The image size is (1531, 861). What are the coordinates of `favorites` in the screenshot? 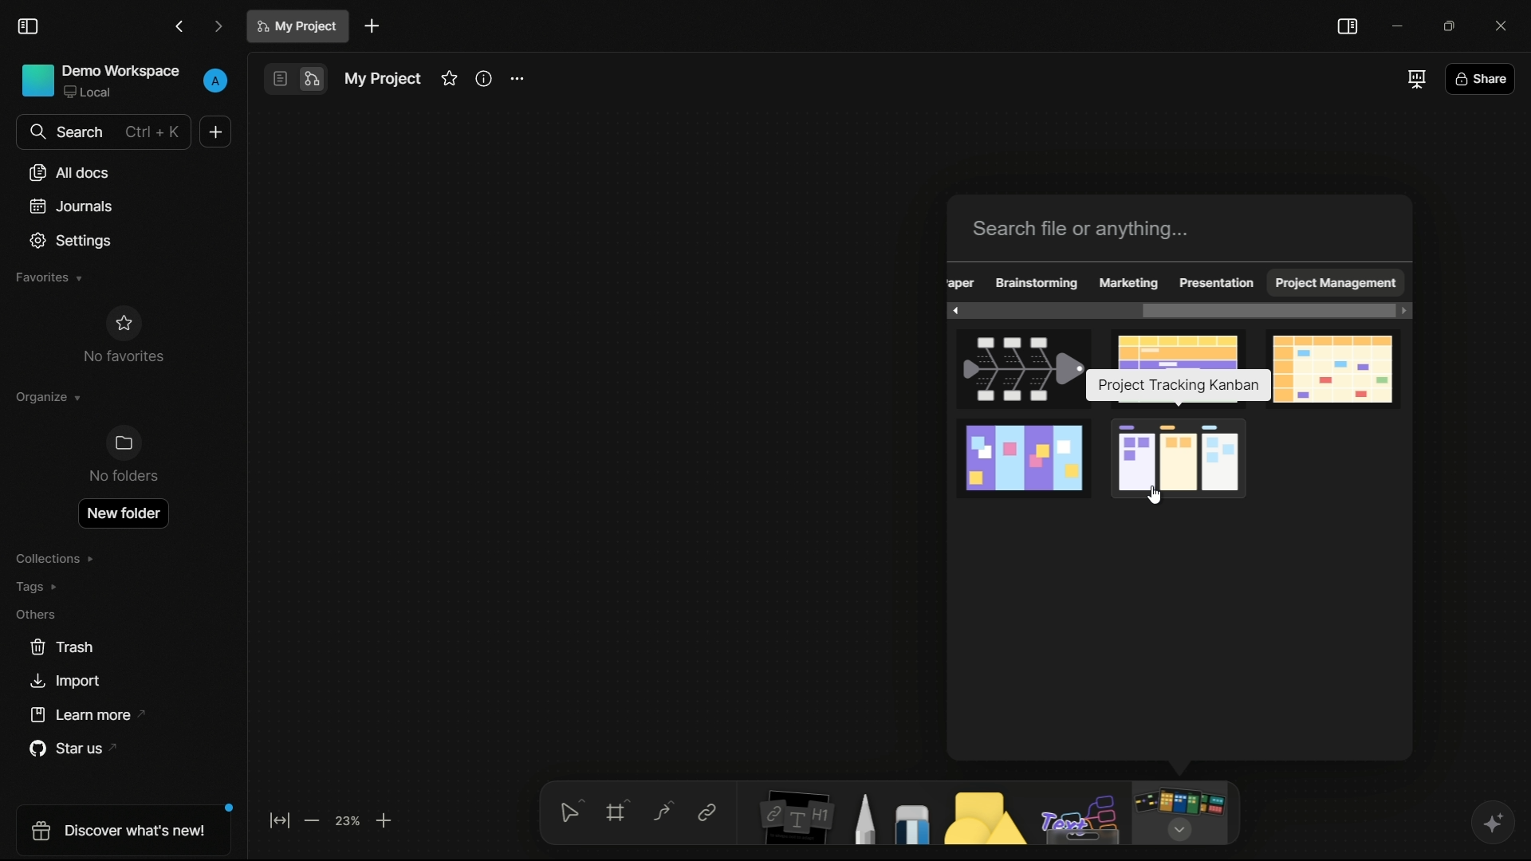 It's located at (47, 277).